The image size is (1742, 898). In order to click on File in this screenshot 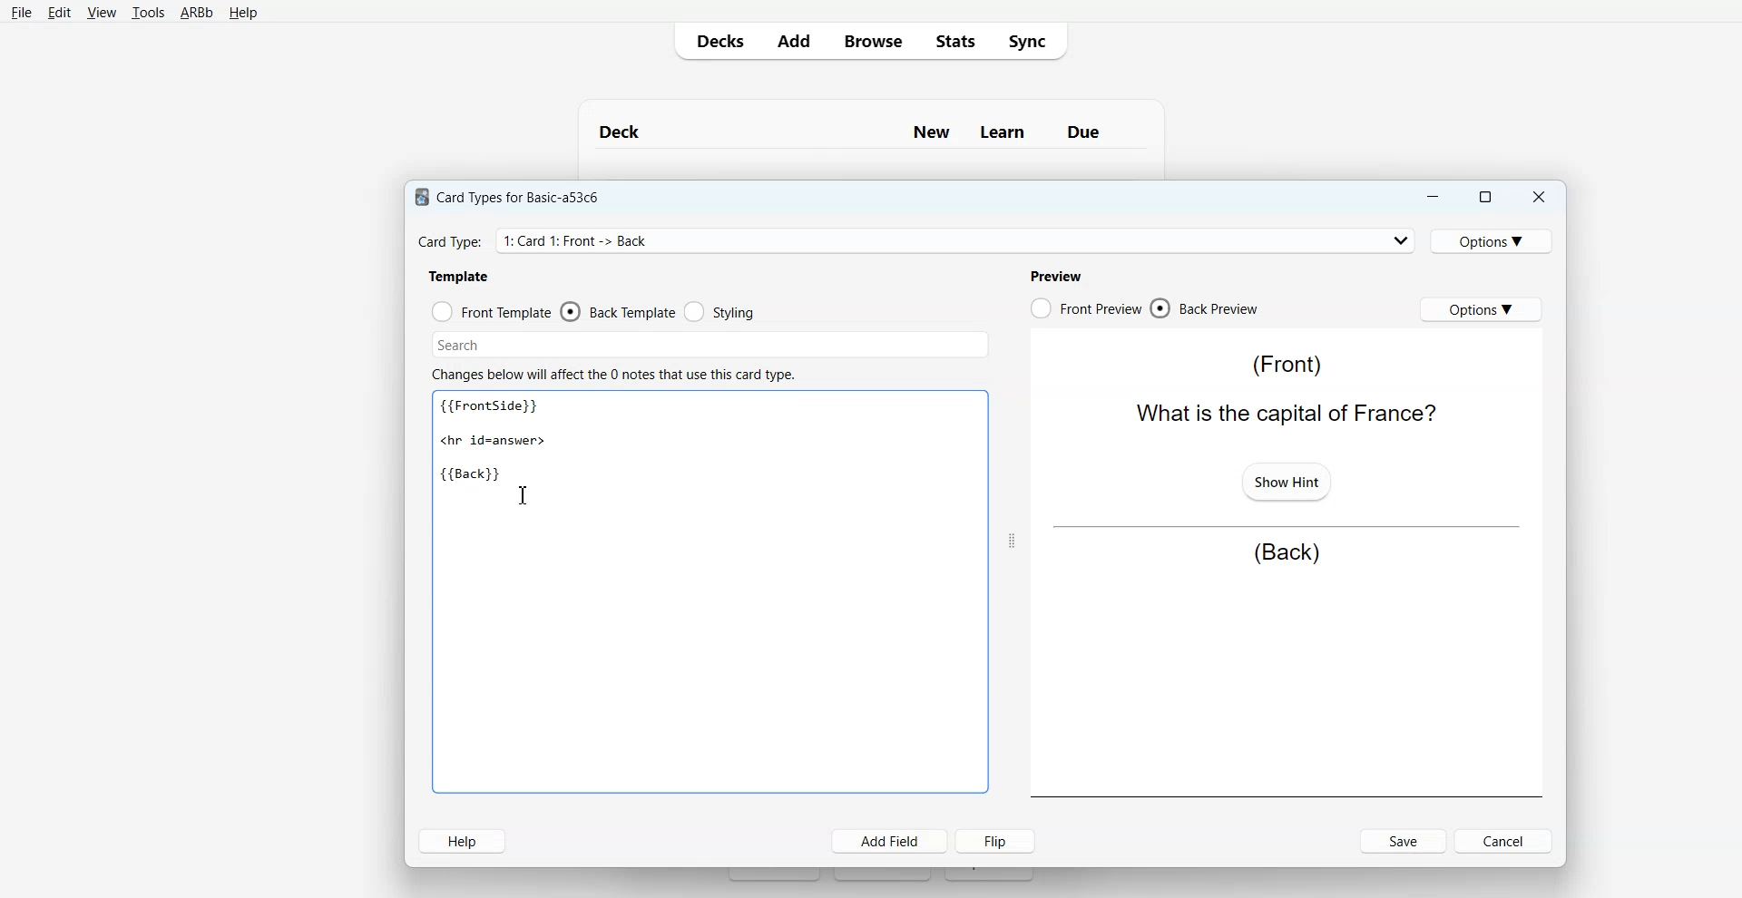, I will do `click(21, 12)`.